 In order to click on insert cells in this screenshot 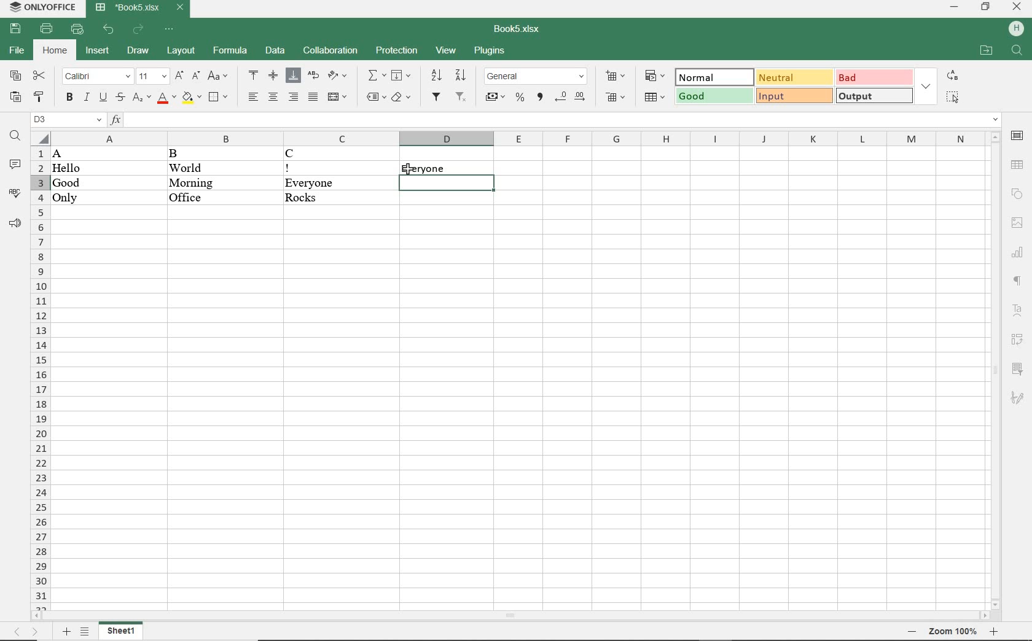, I will do `click(616, 77)`.